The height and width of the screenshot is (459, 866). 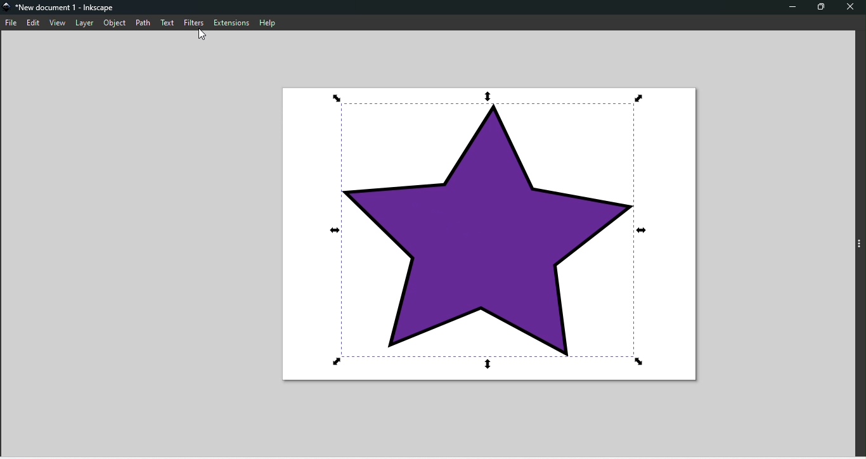 What do you see at coordinates (488, 230) in the screenshot?
I see `selected shape` at bounding box center [488, 230].